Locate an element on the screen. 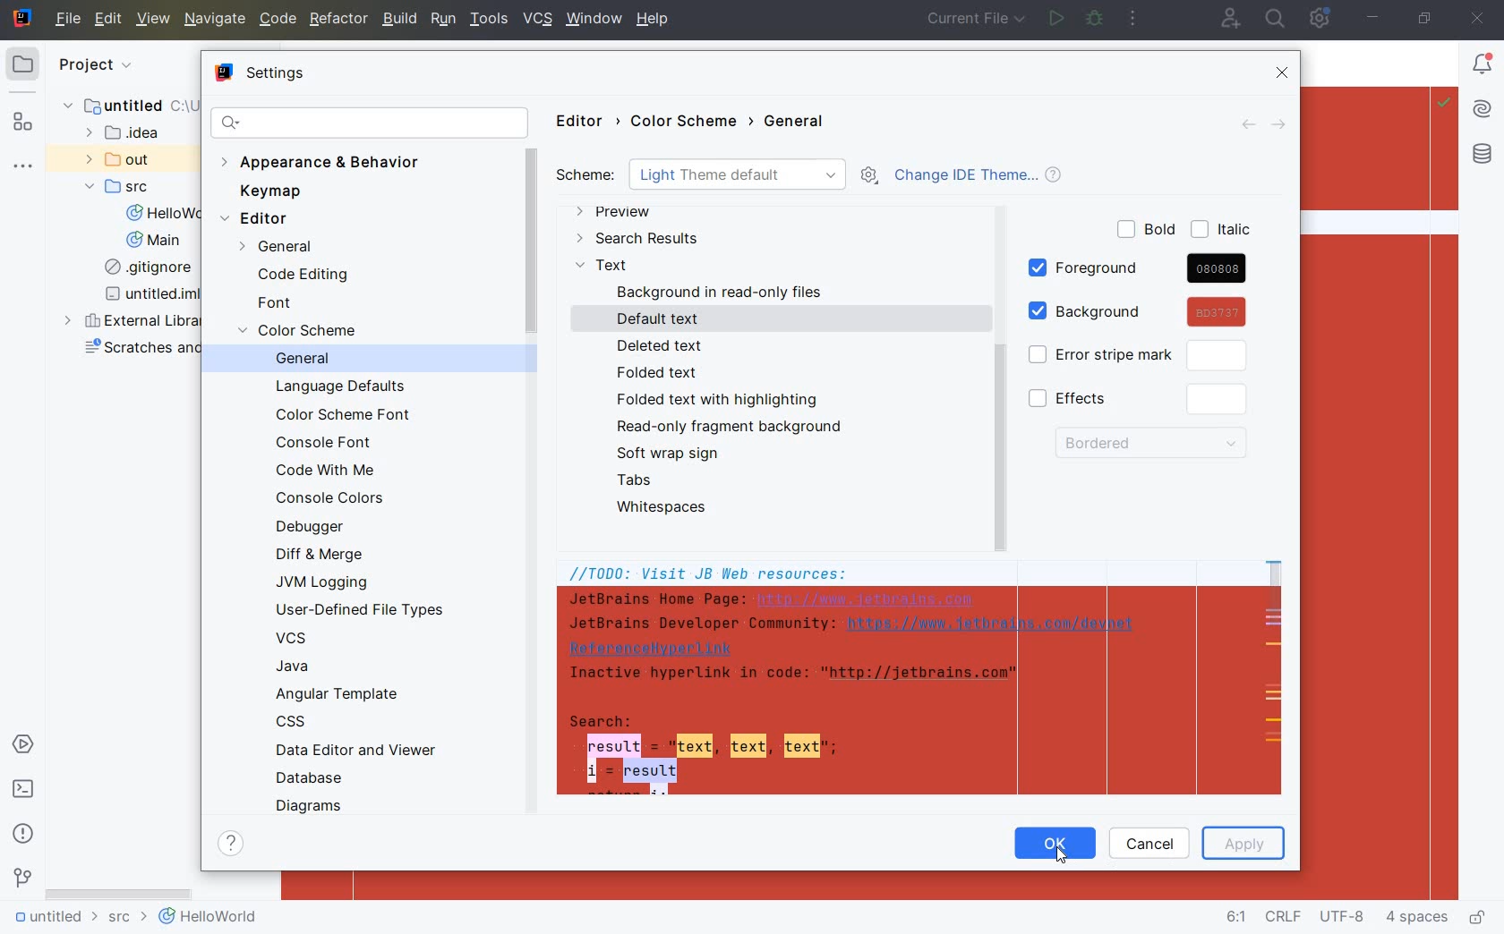 This screenshot has height=934, width=1504. cursor is located at coordinates (1067, 862).